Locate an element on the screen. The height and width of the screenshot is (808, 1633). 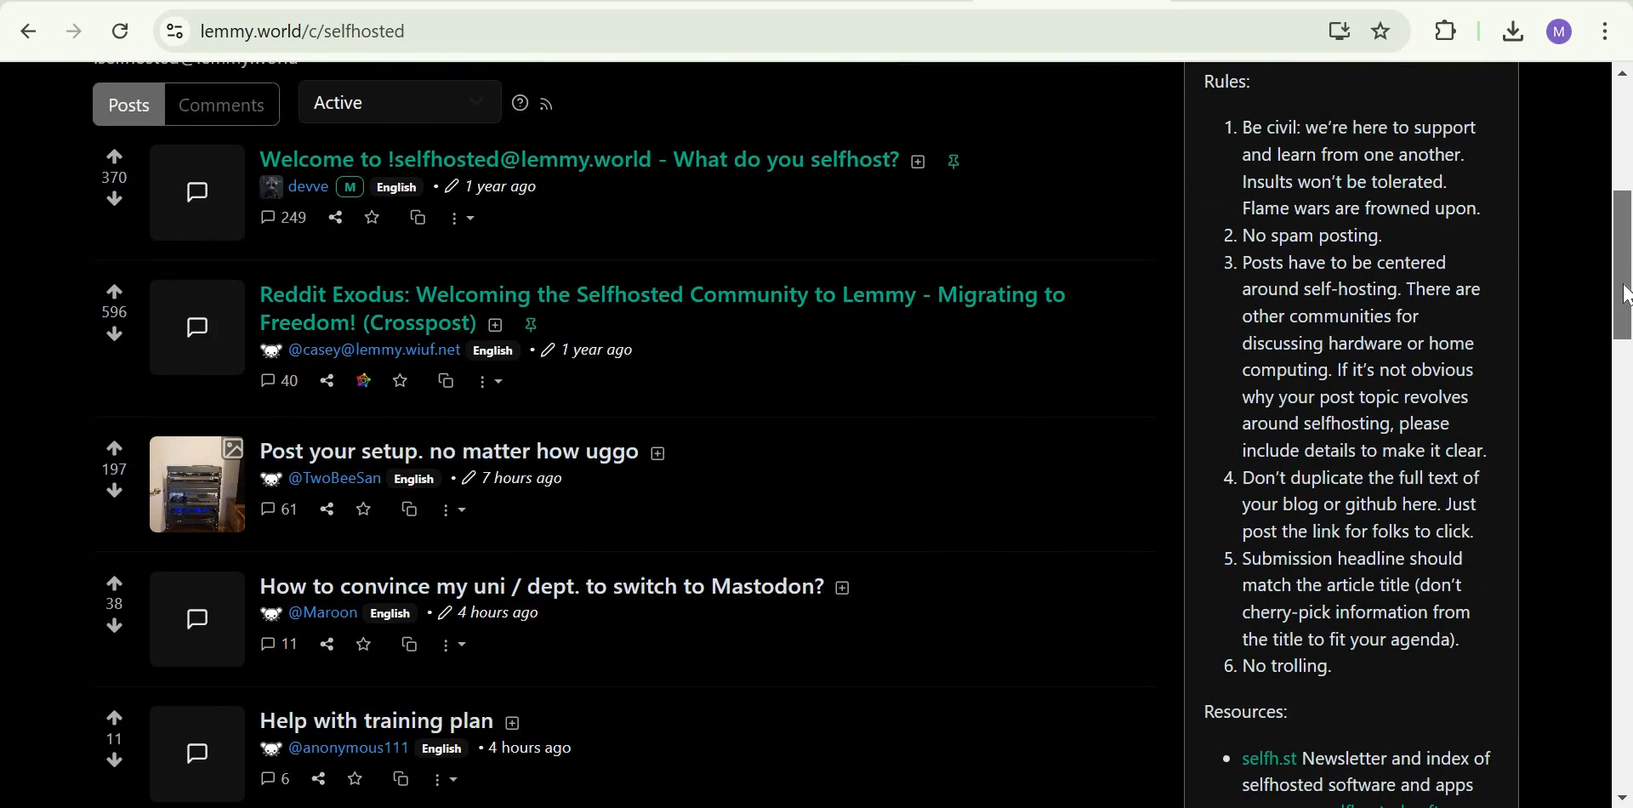
Click to go back, hold to see history is located at coordinates (29, 30).